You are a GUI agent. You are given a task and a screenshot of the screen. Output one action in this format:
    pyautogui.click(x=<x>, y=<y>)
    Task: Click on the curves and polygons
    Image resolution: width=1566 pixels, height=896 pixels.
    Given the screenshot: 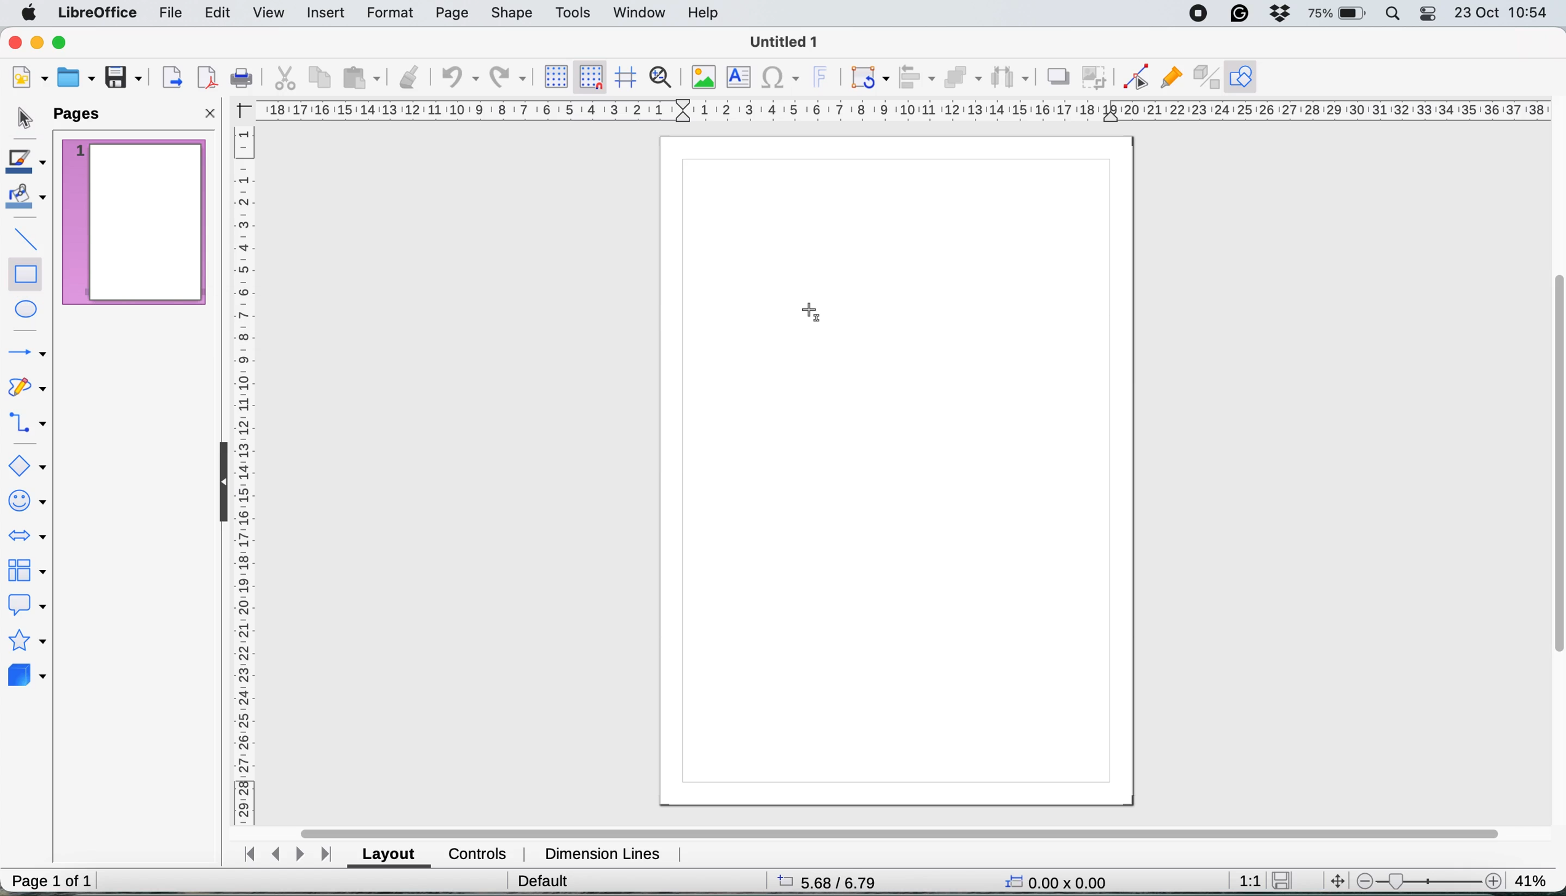 What is the action you would take?
    pyautogui.click(x=29, y=391)
    